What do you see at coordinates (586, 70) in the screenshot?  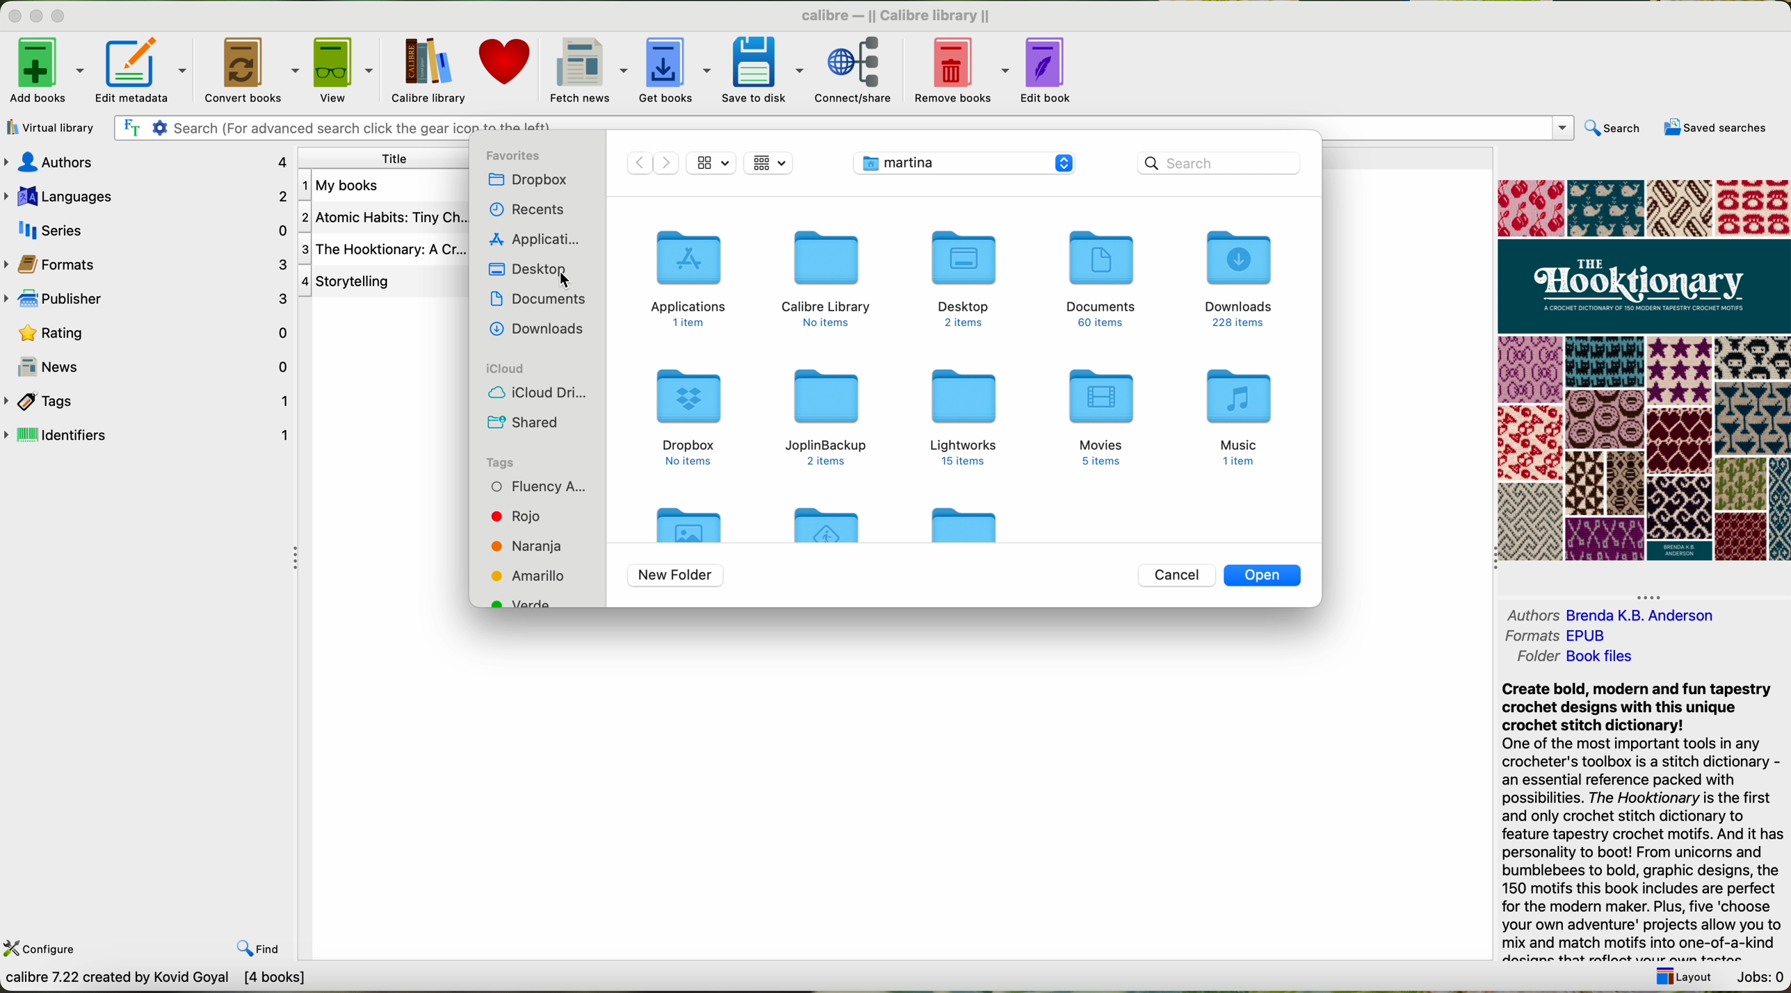 I see `fetch news` at bounding box center [586, 70].